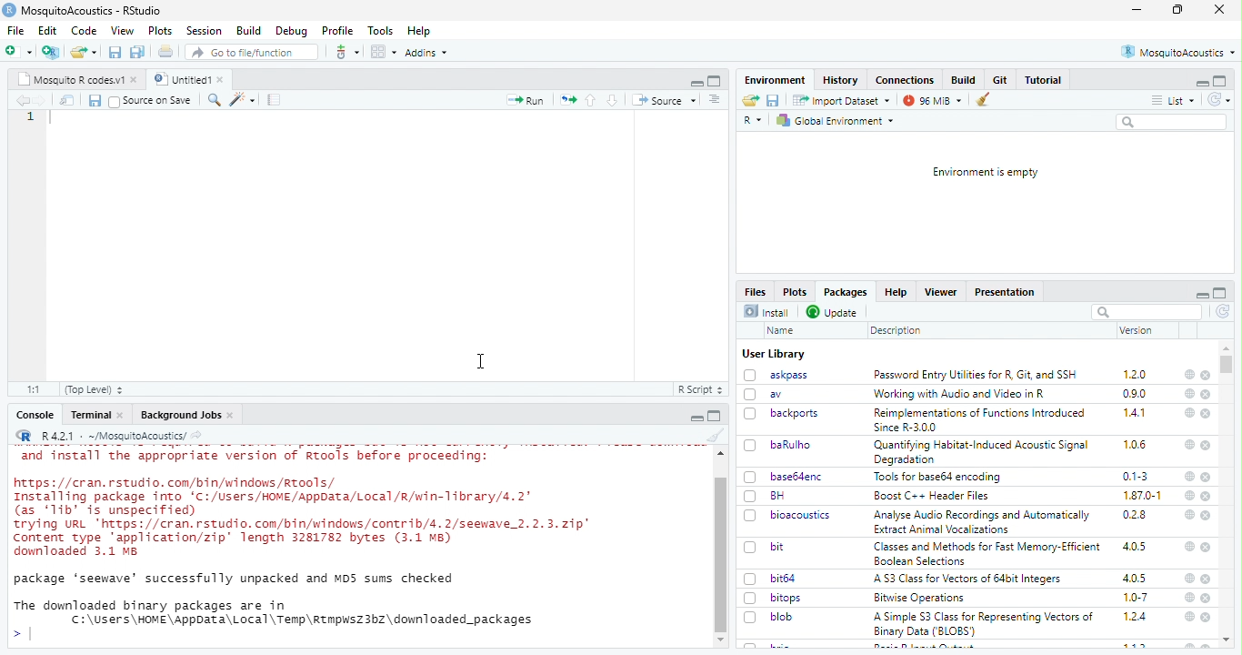 The height and width of the screenshot is (655, 1242). I want to click on Help, so click(896, 292).